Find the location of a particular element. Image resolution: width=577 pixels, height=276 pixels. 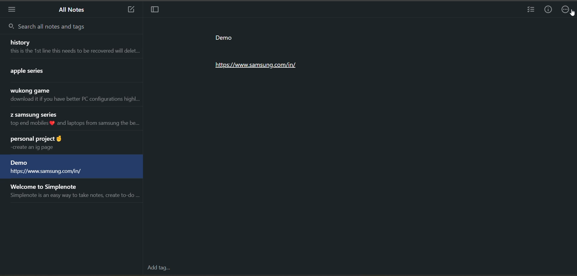

actions is located at coordinates (567, 10).